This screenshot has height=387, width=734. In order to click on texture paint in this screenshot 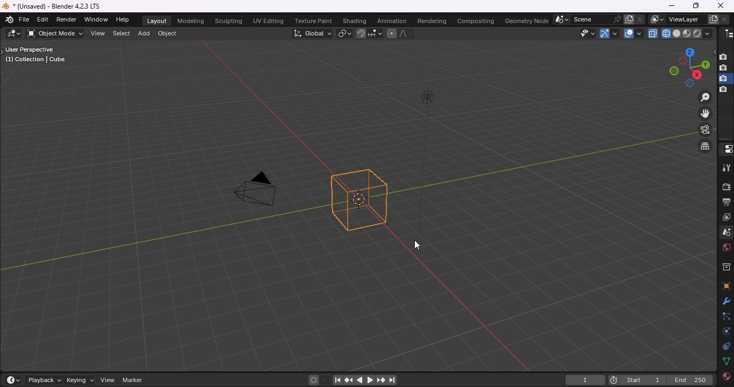, I will do `click(314, 20)`.